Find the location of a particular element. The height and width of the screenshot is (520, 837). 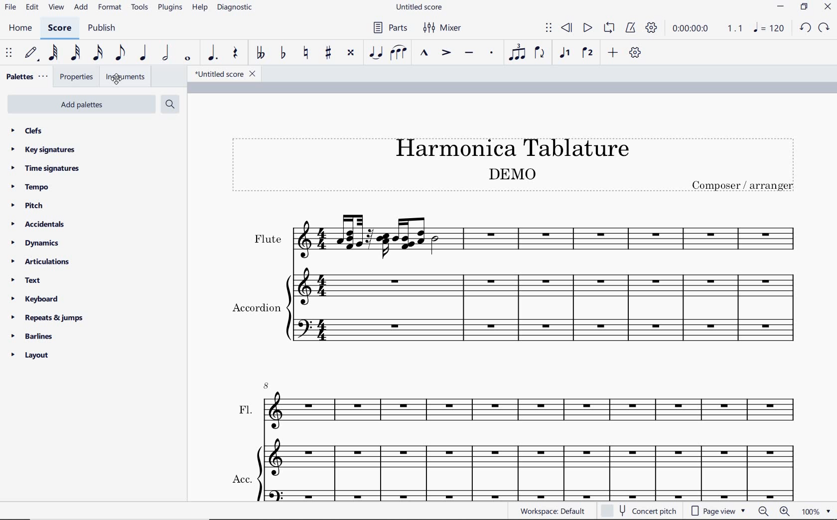

quarter note is located at coordinates (144, 53).